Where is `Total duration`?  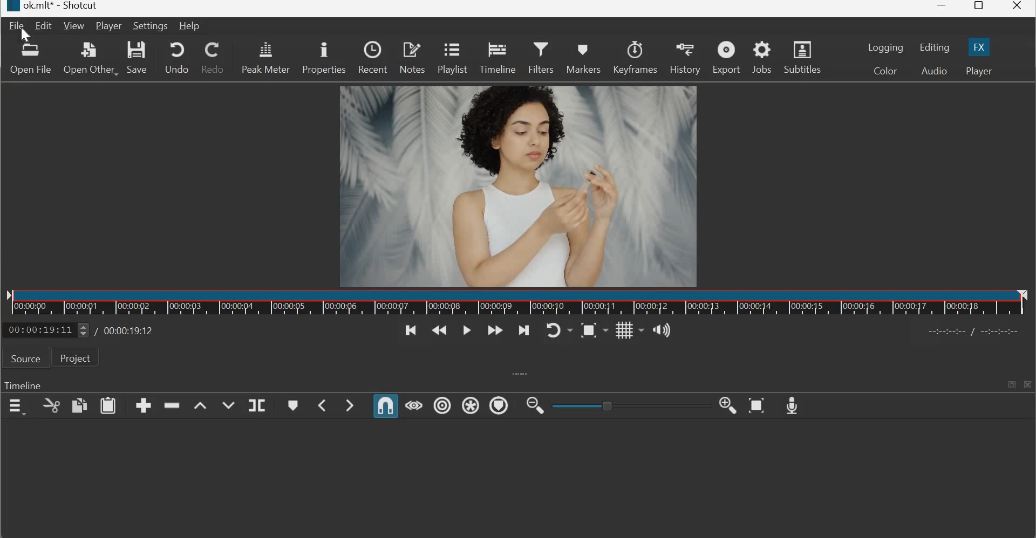
Total duration is located at coordinates (129, 330).